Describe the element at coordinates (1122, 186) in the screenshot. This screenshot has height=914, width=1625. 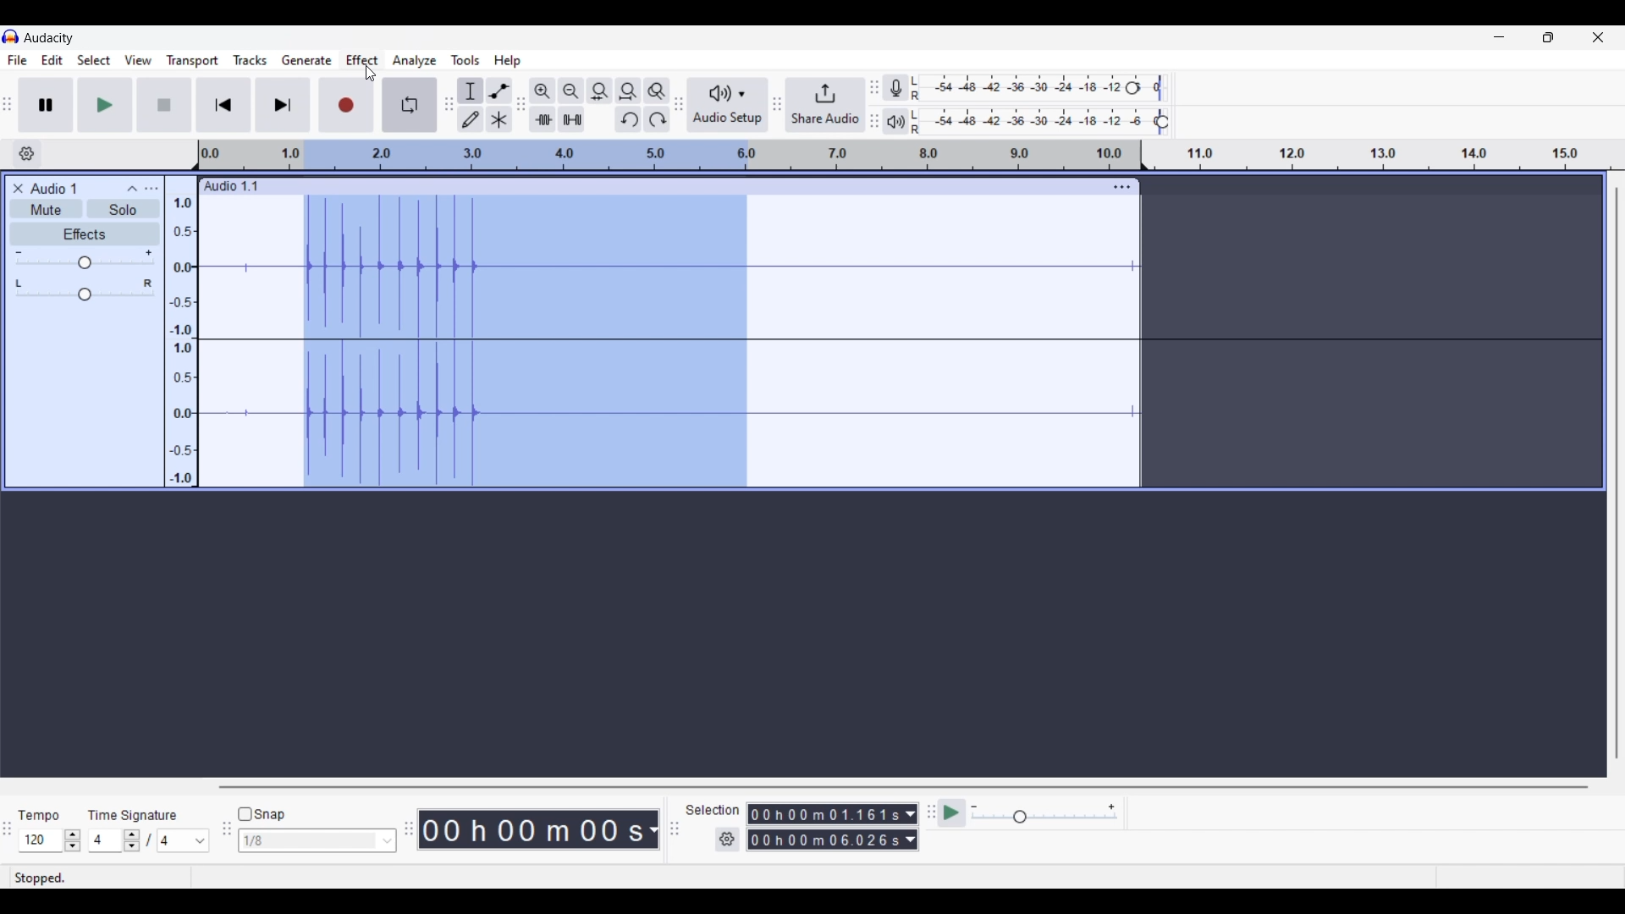
I see `Track settings` at that location.